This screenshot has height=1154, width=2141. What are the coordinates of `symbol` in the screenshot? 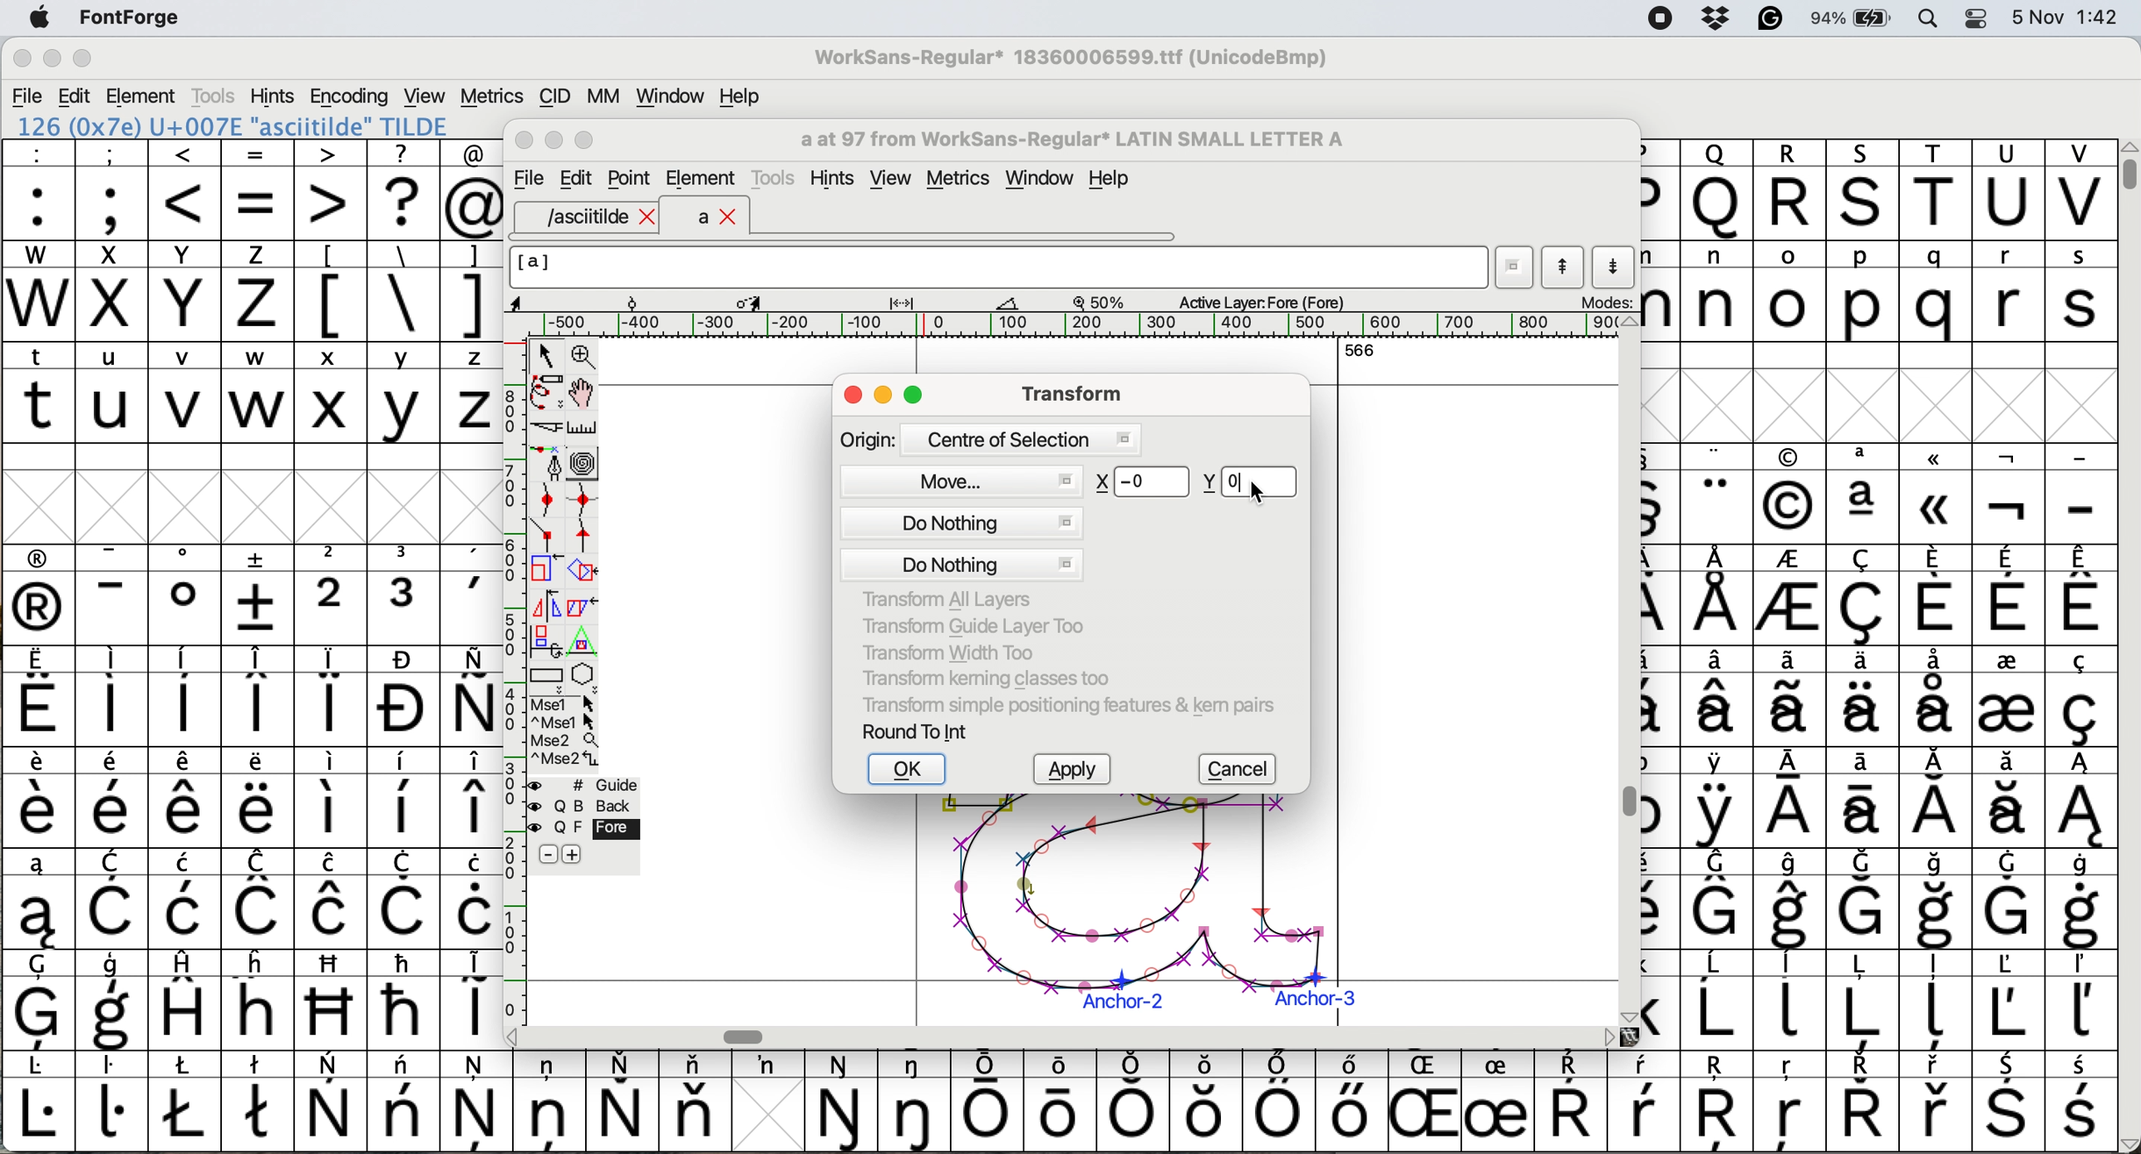 It's located at (767, 1065).